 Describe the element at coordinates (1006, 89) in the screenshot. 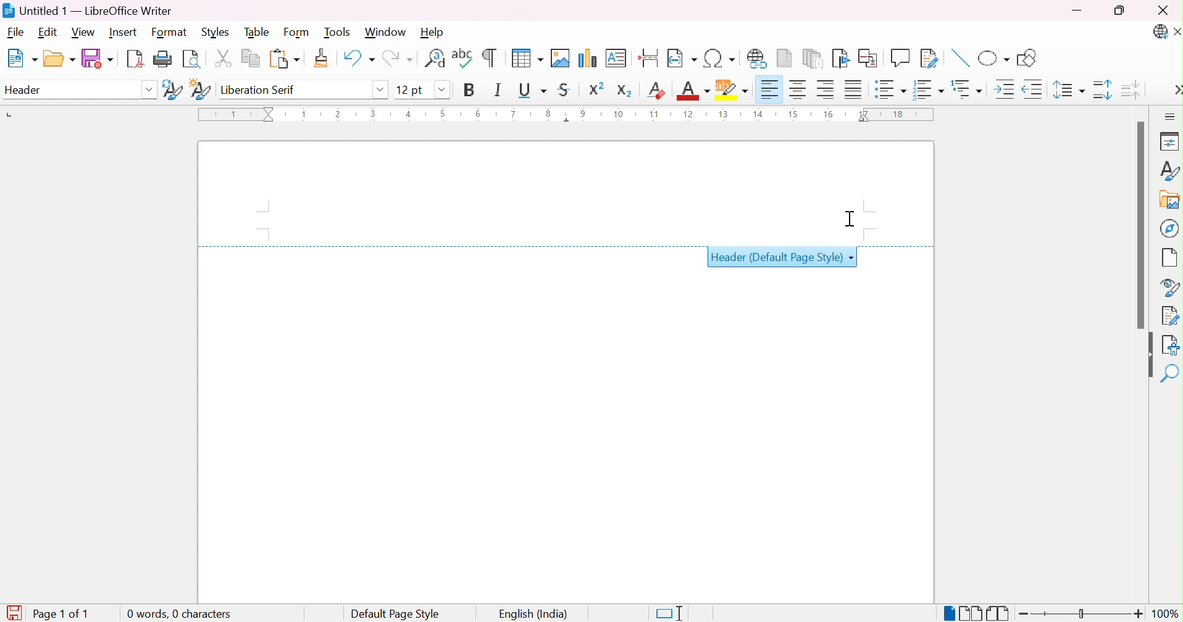

I see `Increase indent` at that location.